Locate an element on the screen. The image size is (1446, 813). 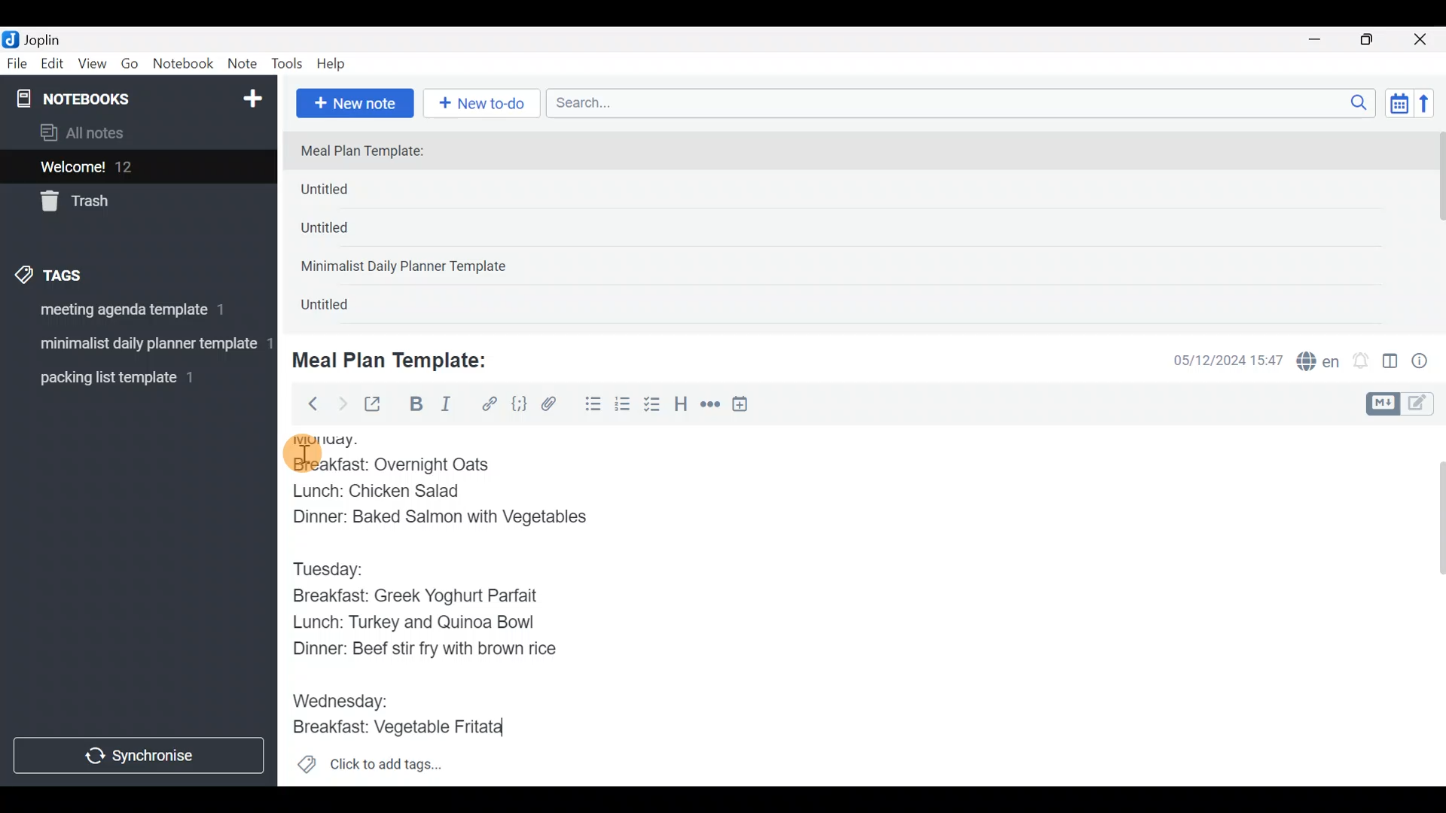
Note properties is located at coordinates (1426, 362).